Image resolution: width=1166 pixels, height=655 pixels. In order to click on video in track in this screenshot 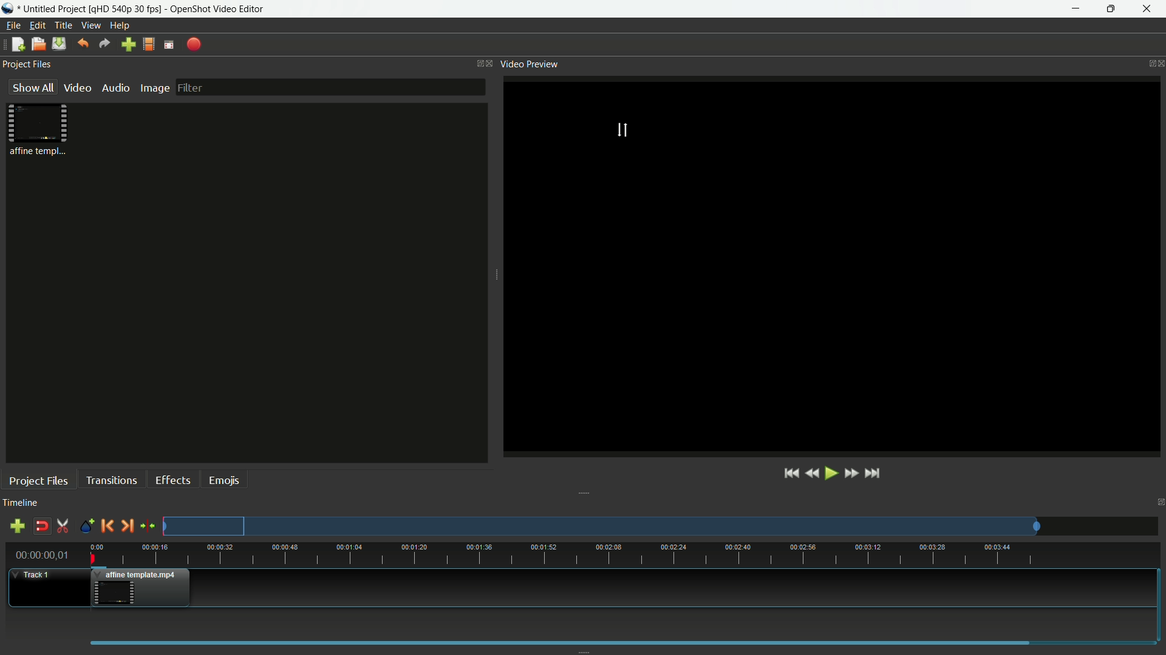, I will do `click(141, 587)`.